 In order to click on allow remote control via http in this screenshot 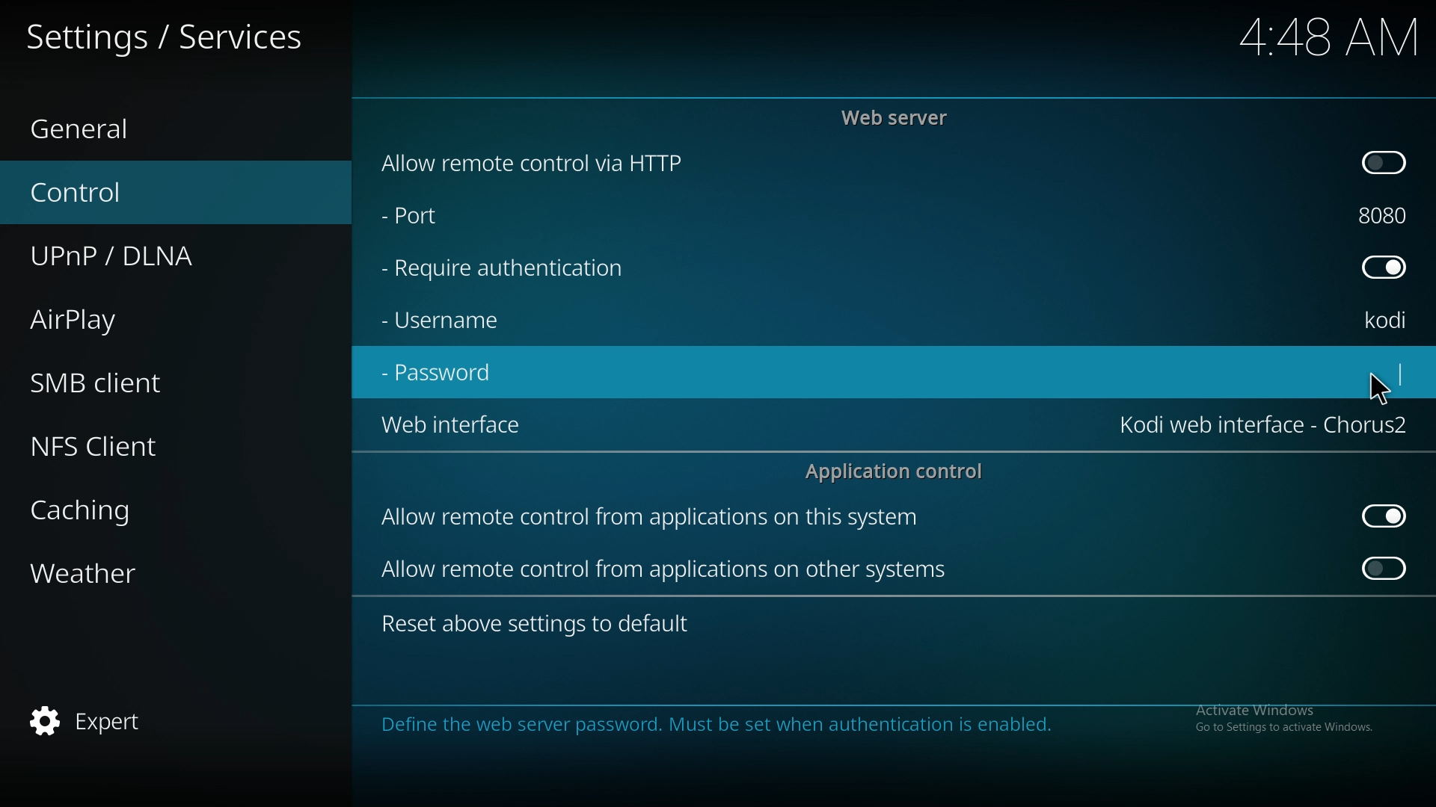, I will do `click(571, 162)`.